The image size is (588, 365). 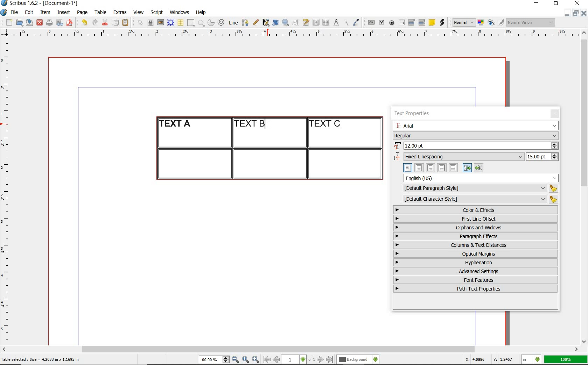 I want to click on restore, so click(x=556, y=3).